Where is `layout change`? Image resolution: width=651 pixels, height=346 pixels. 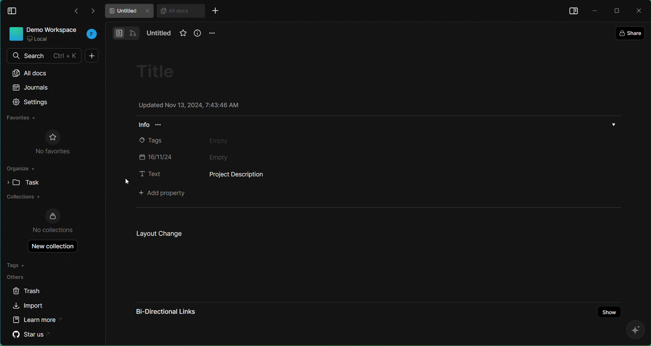
layout change is located at coordinates (157, 233).